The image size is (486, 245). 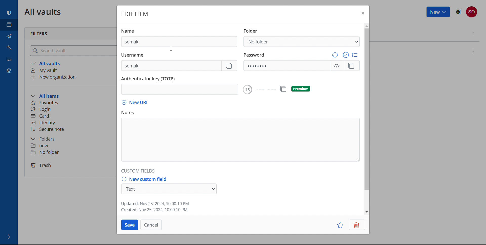 I want to click on new url, so click(x=134, y=103).